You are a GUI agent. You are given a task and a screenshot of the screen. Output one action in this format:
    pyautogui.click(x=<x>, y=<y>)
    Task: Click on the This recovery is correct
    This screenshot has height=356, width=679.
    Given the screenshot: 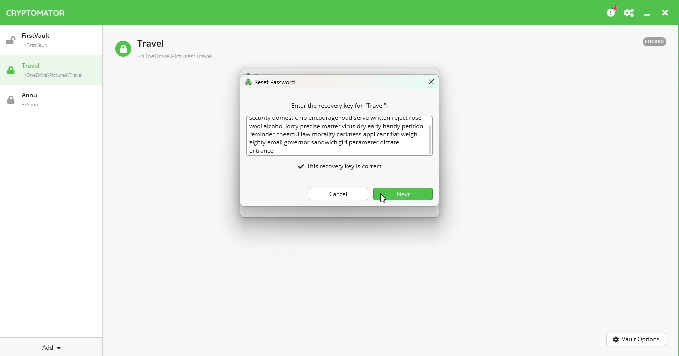 What is the action you would take?
    pyautogui.click(x=325, y=165)
    